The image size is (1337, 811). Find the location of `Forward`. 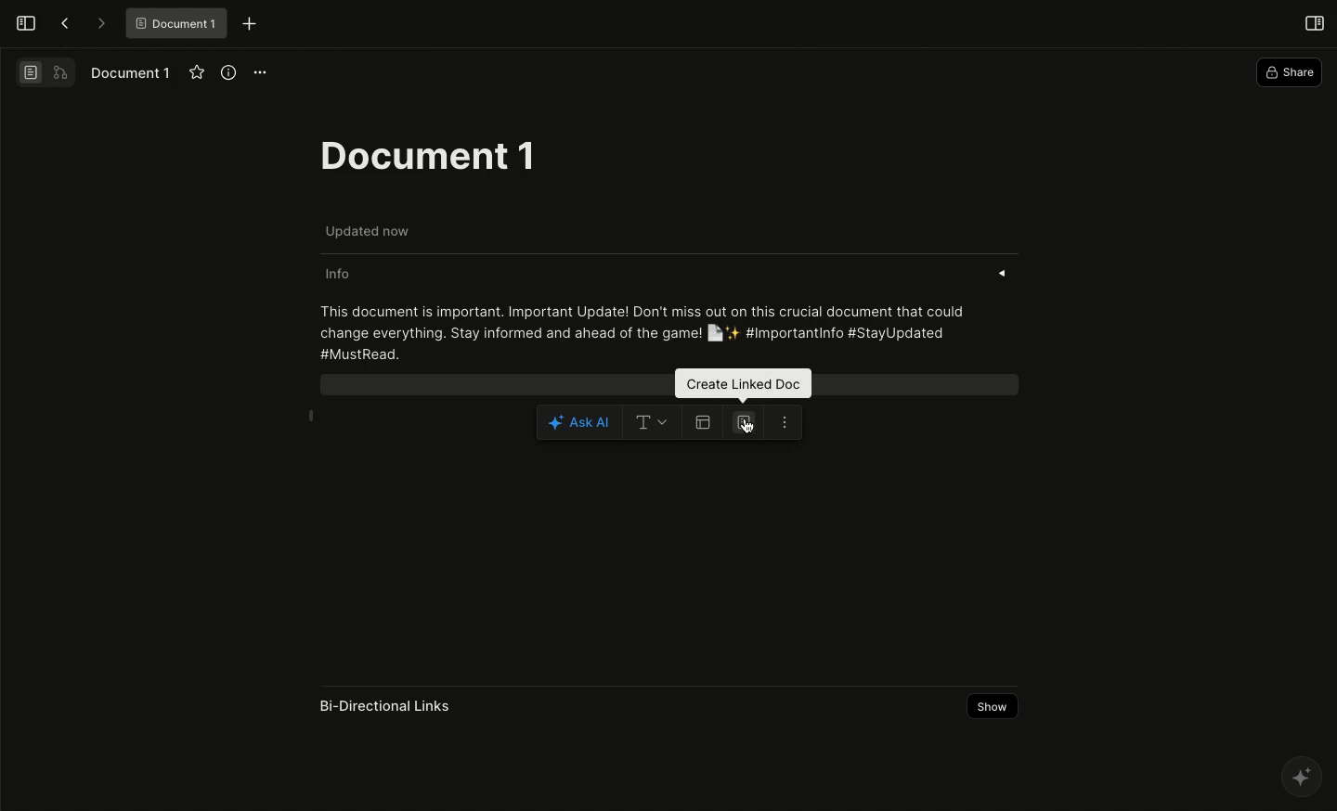

Forward is located at coordinates (99, 23).